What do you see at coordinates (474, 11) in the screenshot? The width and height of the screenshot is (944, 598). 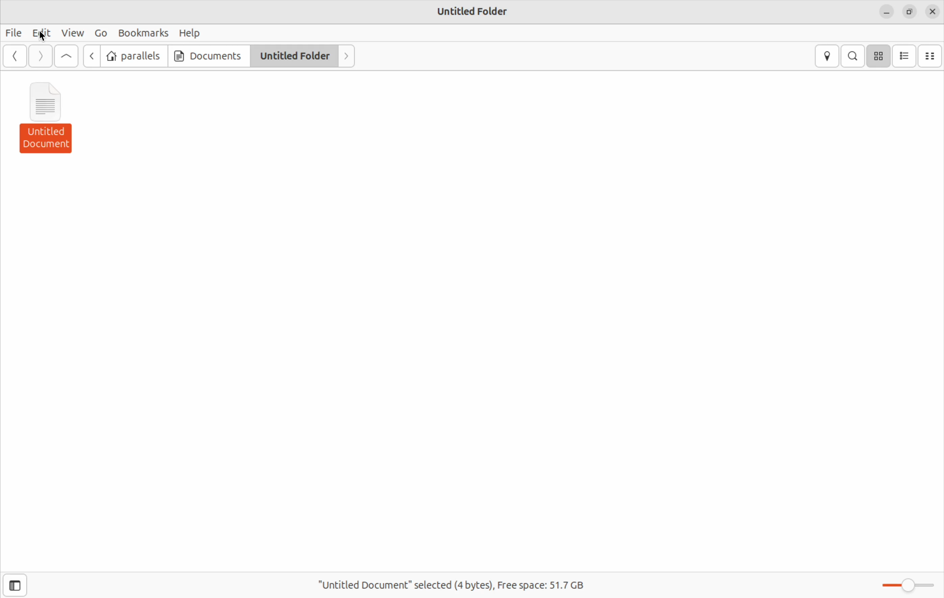 I see `Untitled Folder` at bounding box center [474, 11].